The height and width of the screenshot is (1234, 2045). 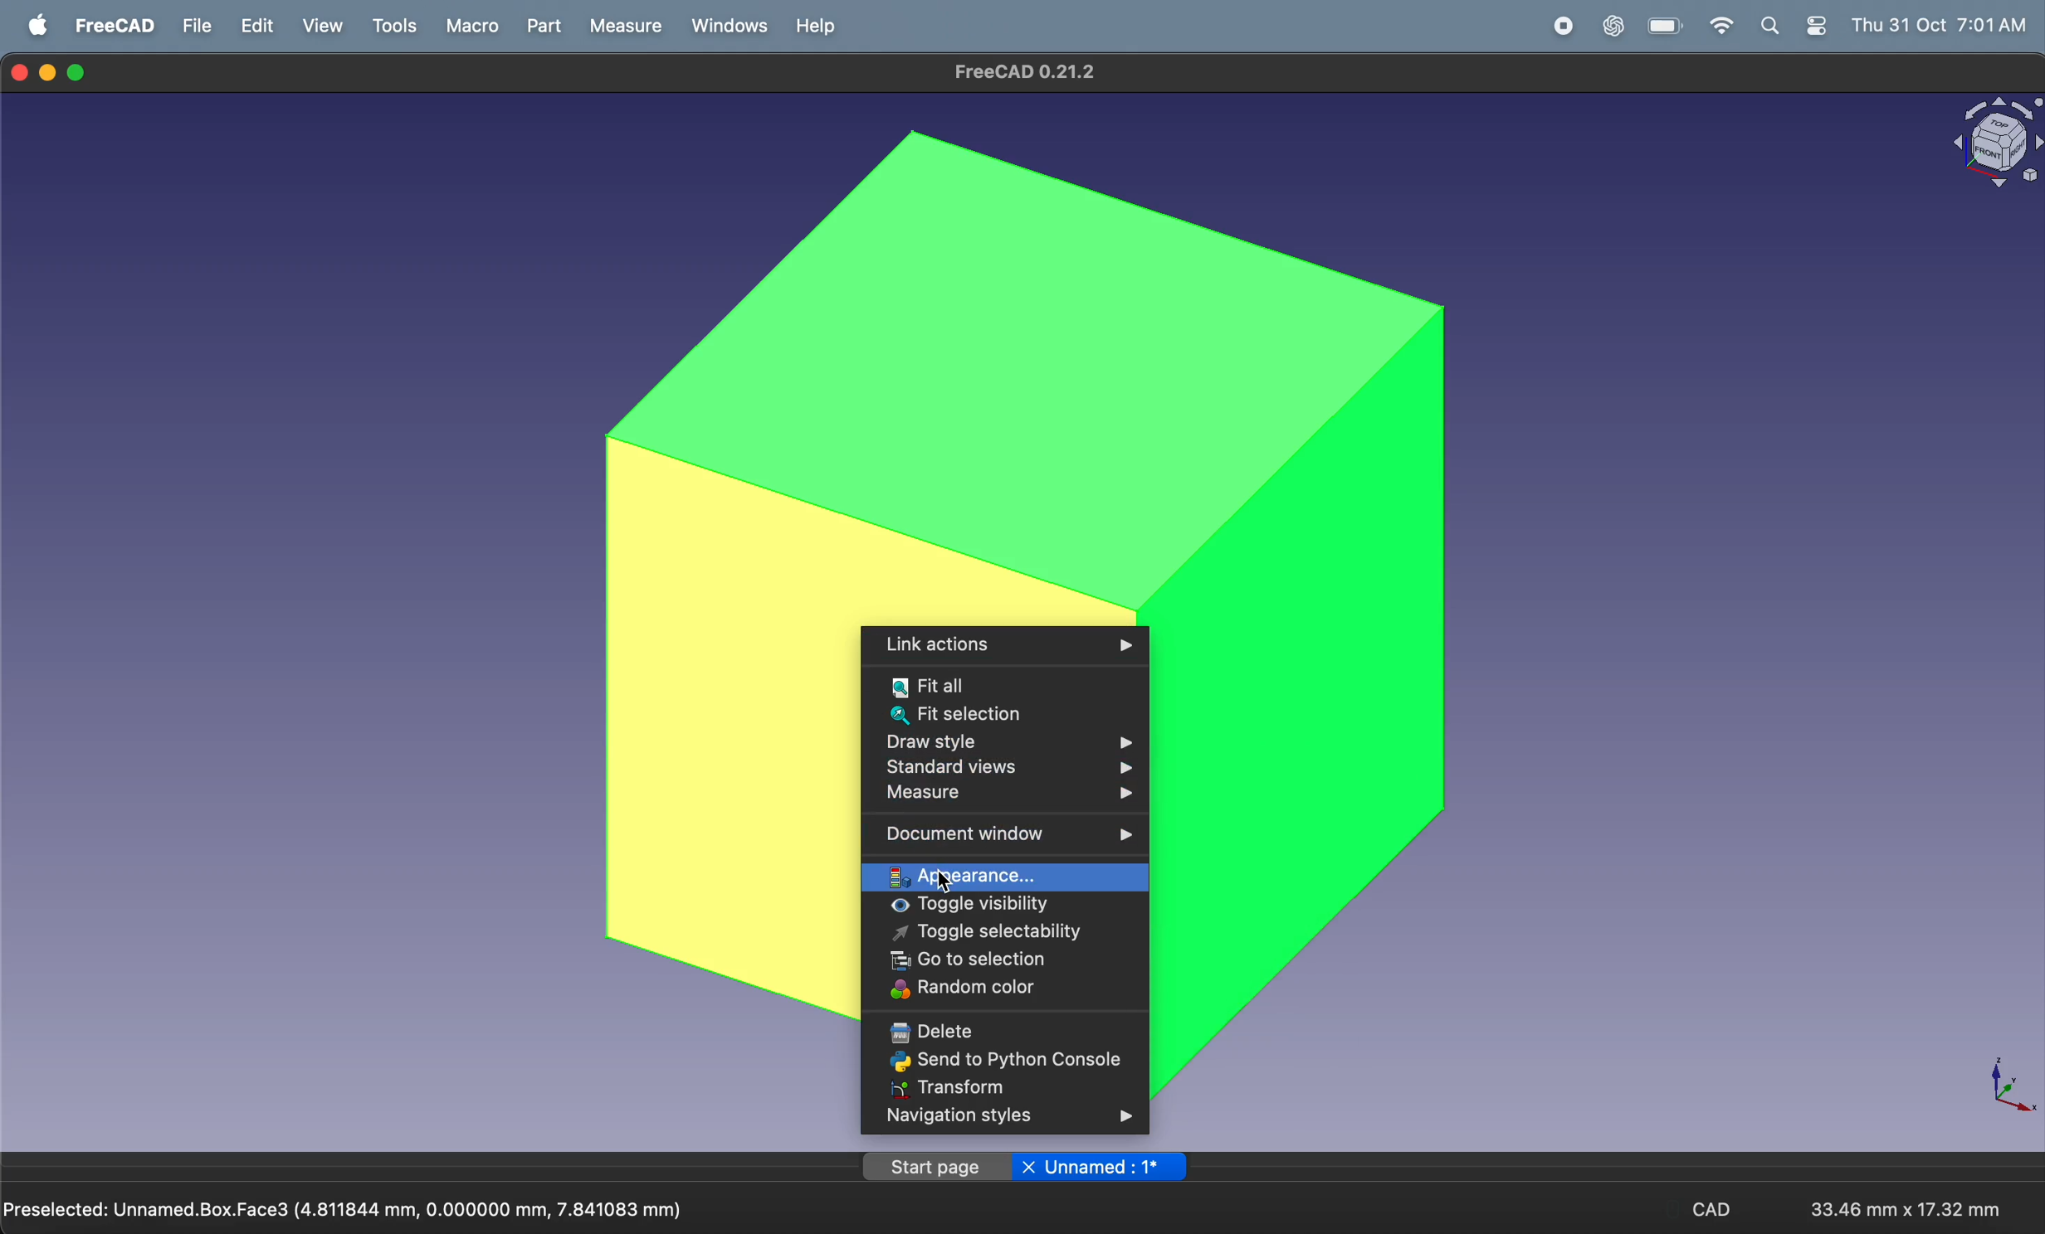 I want to click on measure, so click(x=623, y=28).